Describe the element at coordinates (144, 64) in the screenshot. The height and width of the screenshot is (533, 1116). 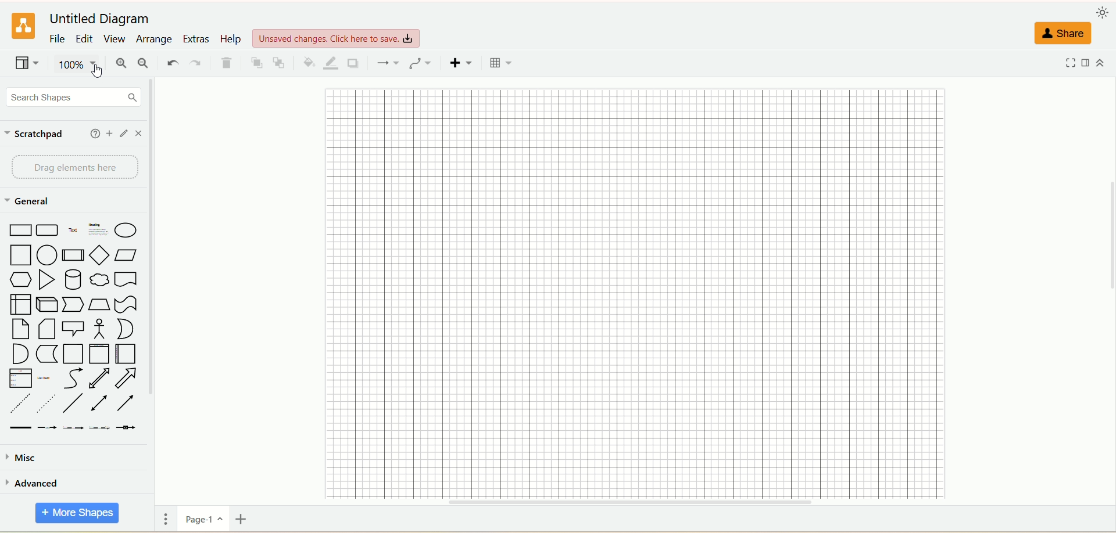
I see `zoom out` at that location.